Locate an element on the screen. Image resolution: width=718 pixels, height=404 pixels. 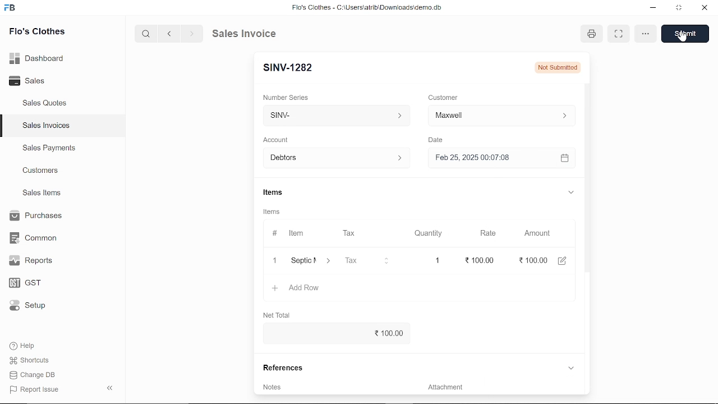
Tax is located at coordinates (356, 260).